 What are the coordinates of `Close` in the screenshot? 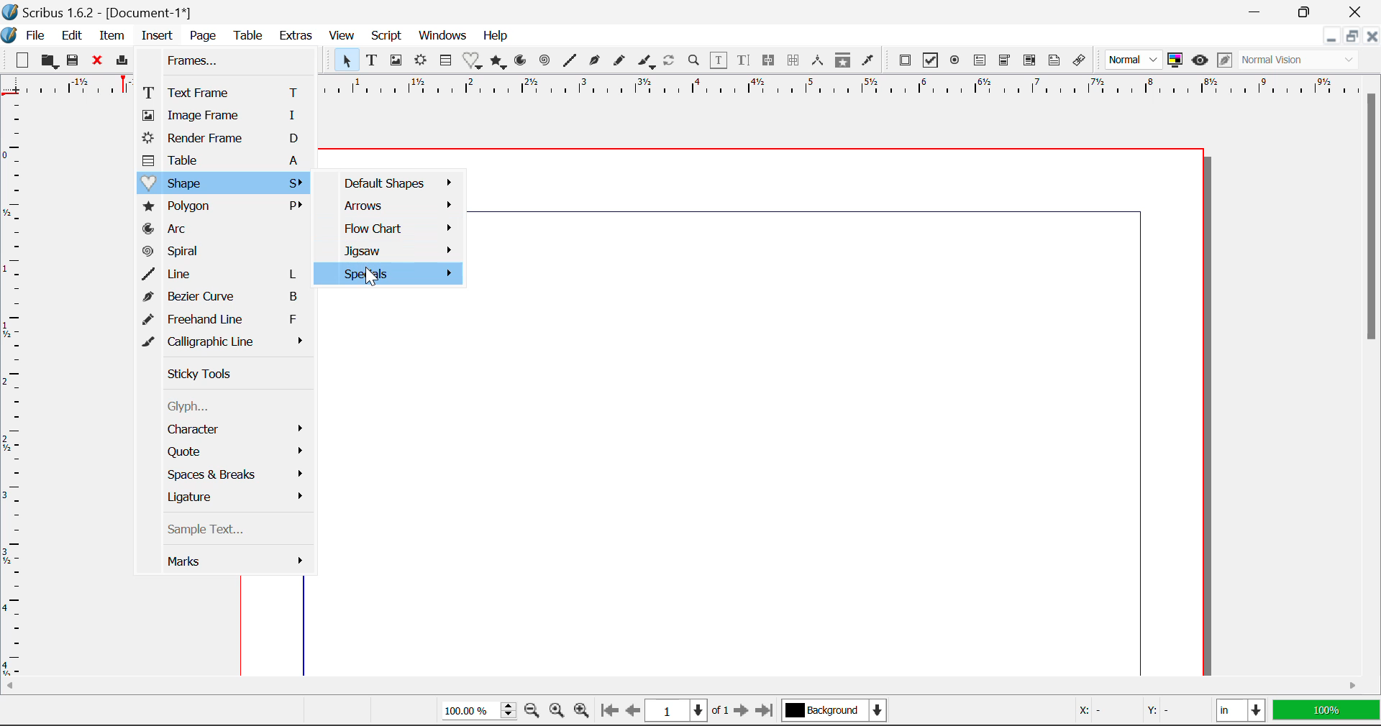 It's located at (1372, 38).